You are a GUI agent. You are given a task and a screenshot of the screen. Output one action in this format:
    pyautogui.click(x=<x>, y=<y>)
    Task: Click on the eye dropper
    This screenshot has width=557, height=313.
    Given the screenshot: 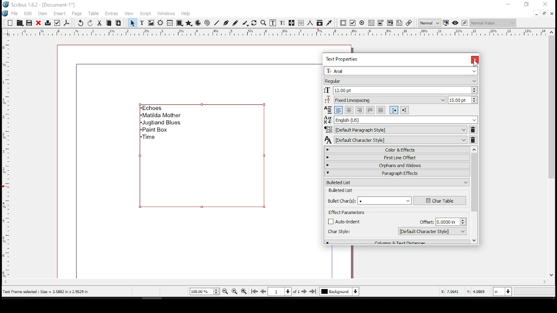 What is the action you would take?
    pyautogui.click(x=329, y=23)
    